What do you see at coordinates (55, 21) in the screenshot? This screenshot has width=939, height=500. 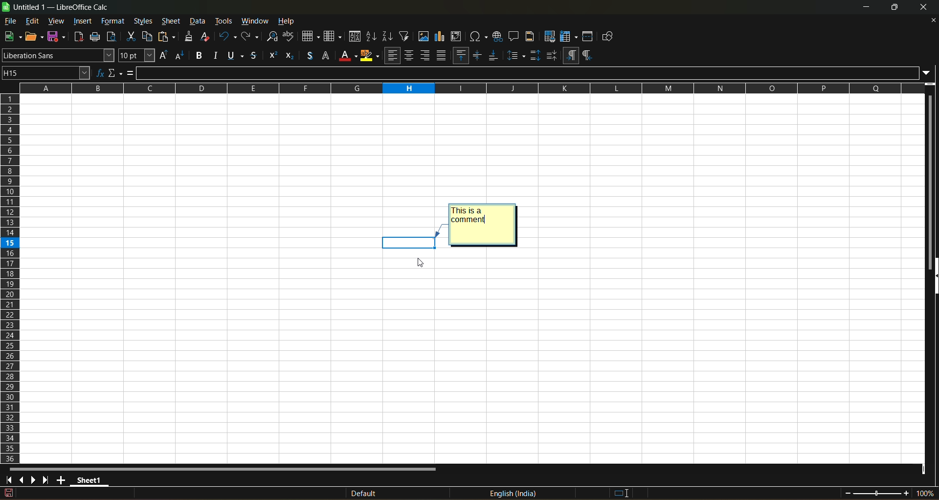 I see `view` at bounding box center [55, 21].